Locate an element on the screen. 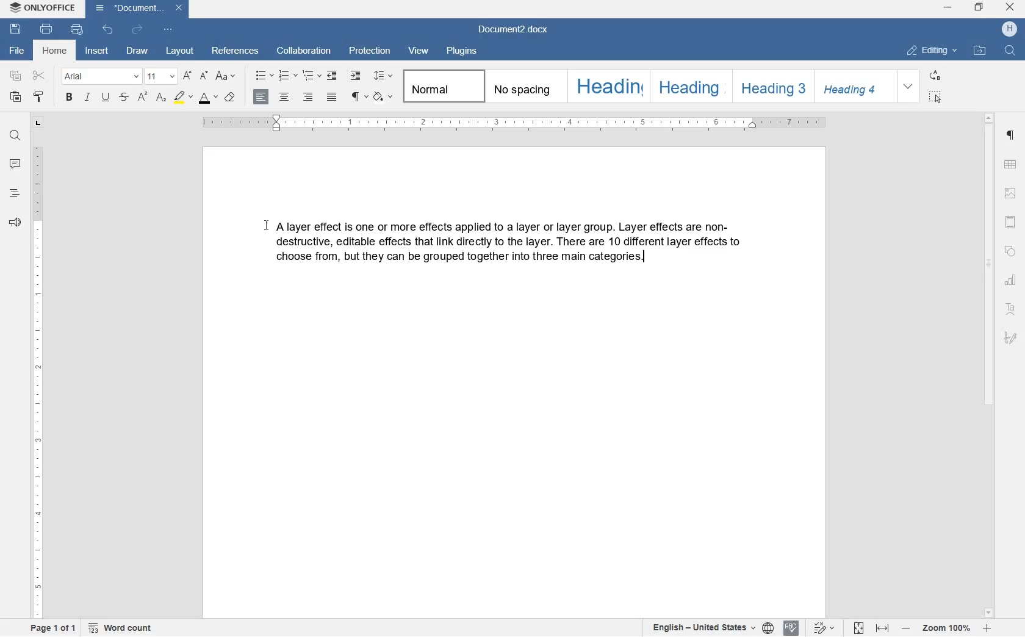 This screenshot has height=637, width=1025. align center is located at coordinates (283, 97).